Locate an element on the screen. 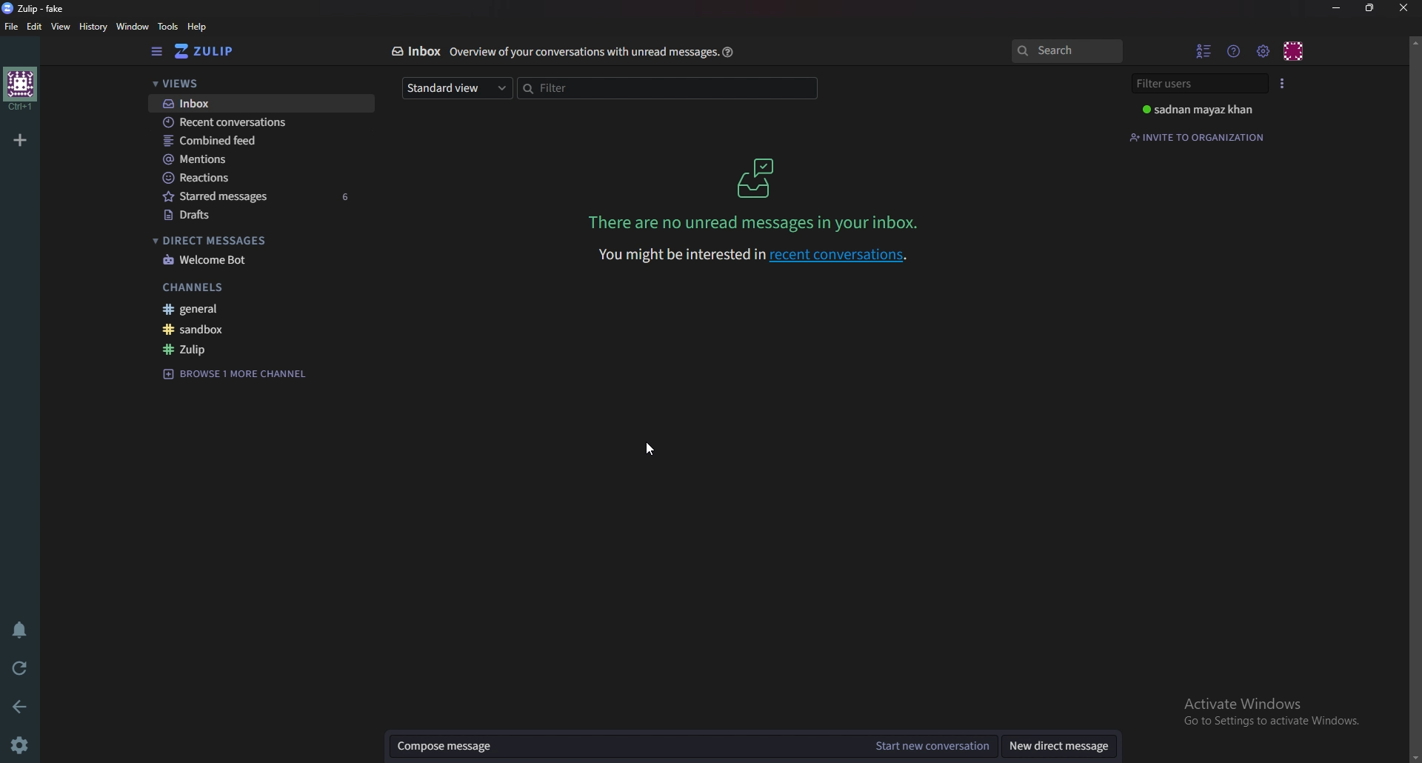  Add organization is located at coordinates (22, 138).